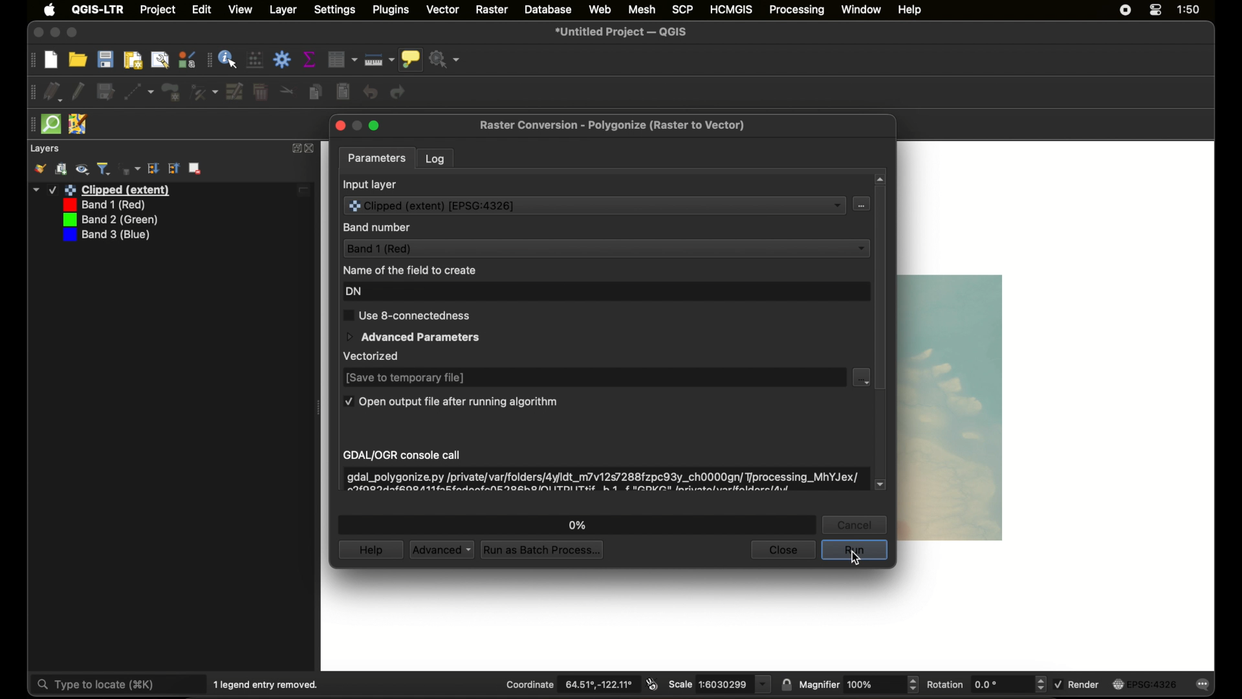 This screenshot has width=1242, height=699. What do you see at coordinates (1077, 683) in the screenshot?
I see `render` at bounding box center [1077, 683].